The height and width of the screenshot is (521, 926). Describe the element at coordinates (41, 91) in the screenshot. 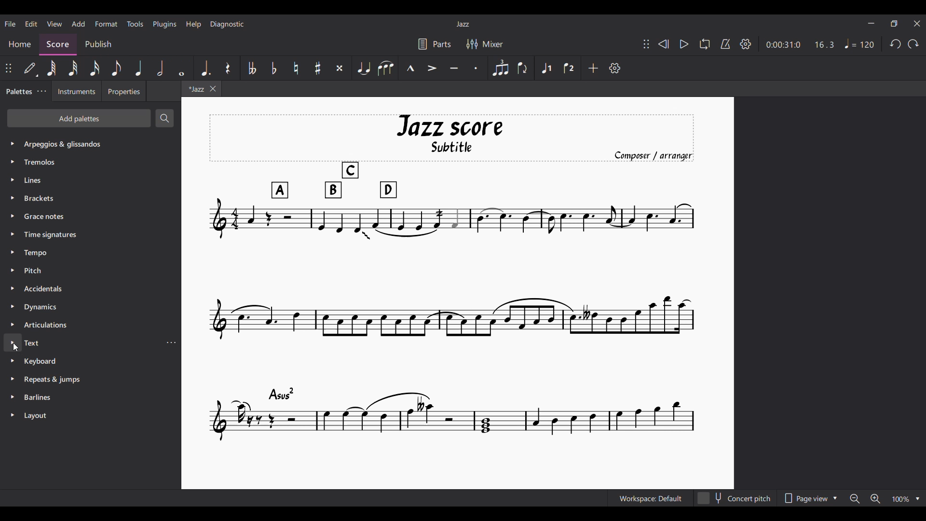

I see `Palette settings` at that location.